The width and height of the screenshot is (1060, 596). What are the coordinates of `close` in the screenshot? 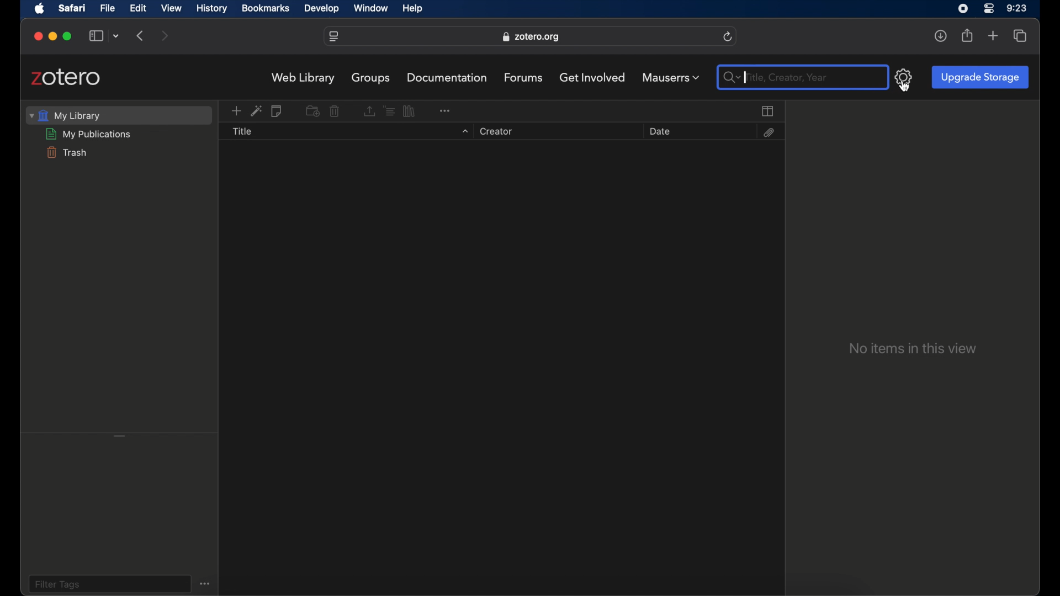 It's located at (39, 36).